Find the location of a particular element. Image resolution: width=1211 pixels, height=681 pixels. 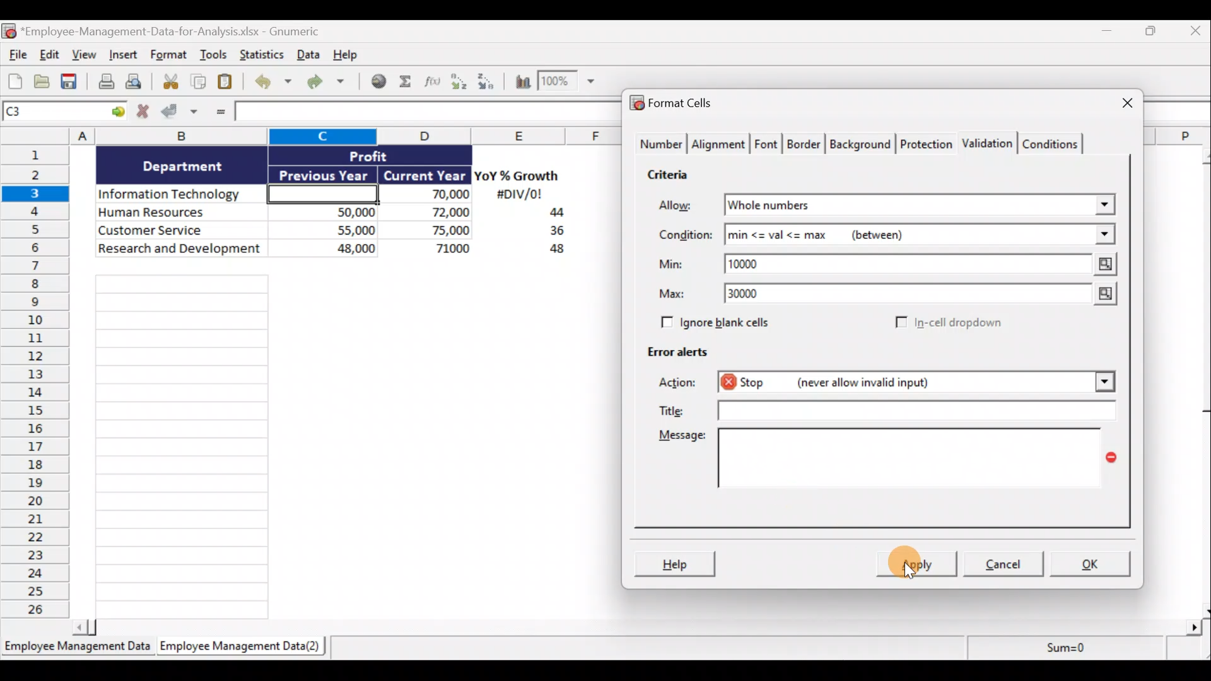

Print preview is located at coordinates (141, 84).